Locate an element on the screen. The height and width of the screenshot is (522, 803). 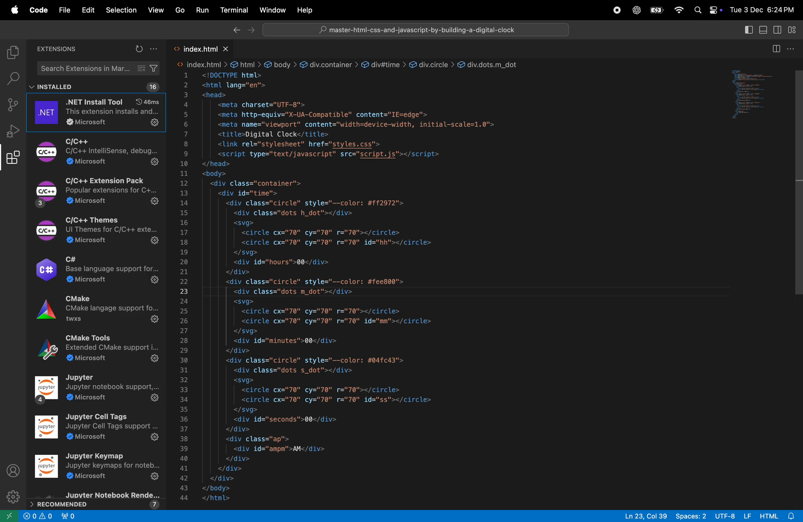
Extension  C\C++ is located at coordinates (97, 153).